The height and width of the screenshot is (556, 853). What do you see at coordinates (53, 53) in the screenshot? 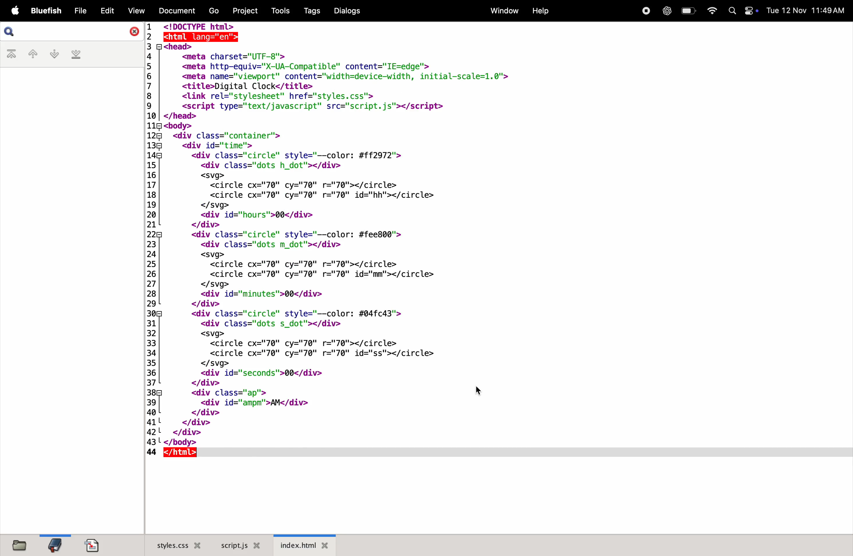
I see `next bookmark` at bounding box center [53, 53].